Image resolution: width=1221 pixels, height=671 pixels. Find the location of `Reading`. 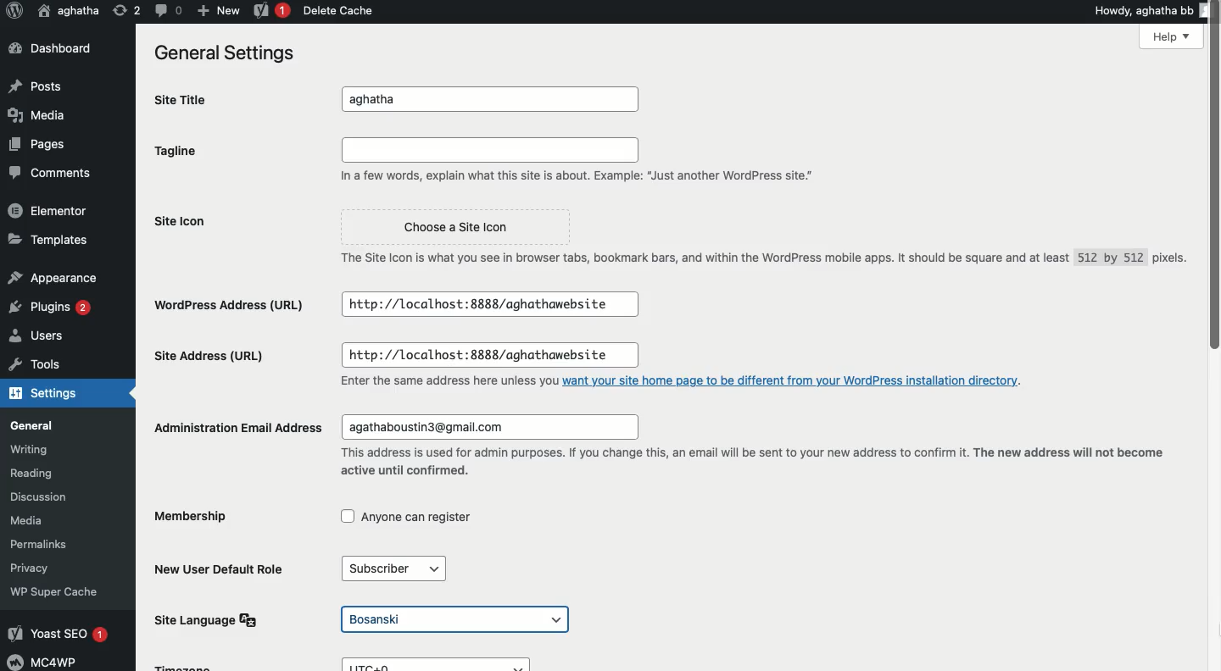

Reading is located at coordinates (49, 474).